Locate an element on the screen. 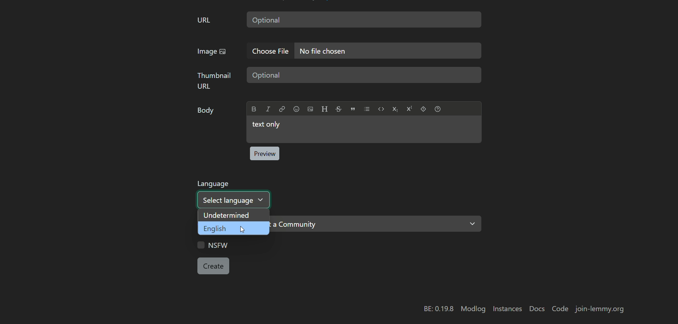 Image resolution: width=678 pixels, height=324 pixels. List is located at coordinates (367, 109).